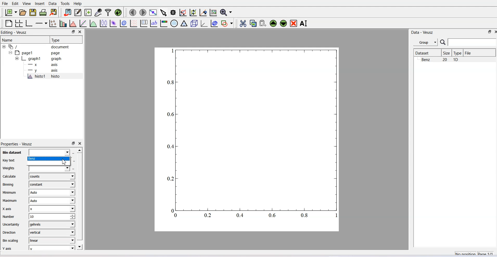  What do you see at coordinates (17, 144) in the screenshot?
I see `Properties - Veusz` at bounding box center [17, 144].